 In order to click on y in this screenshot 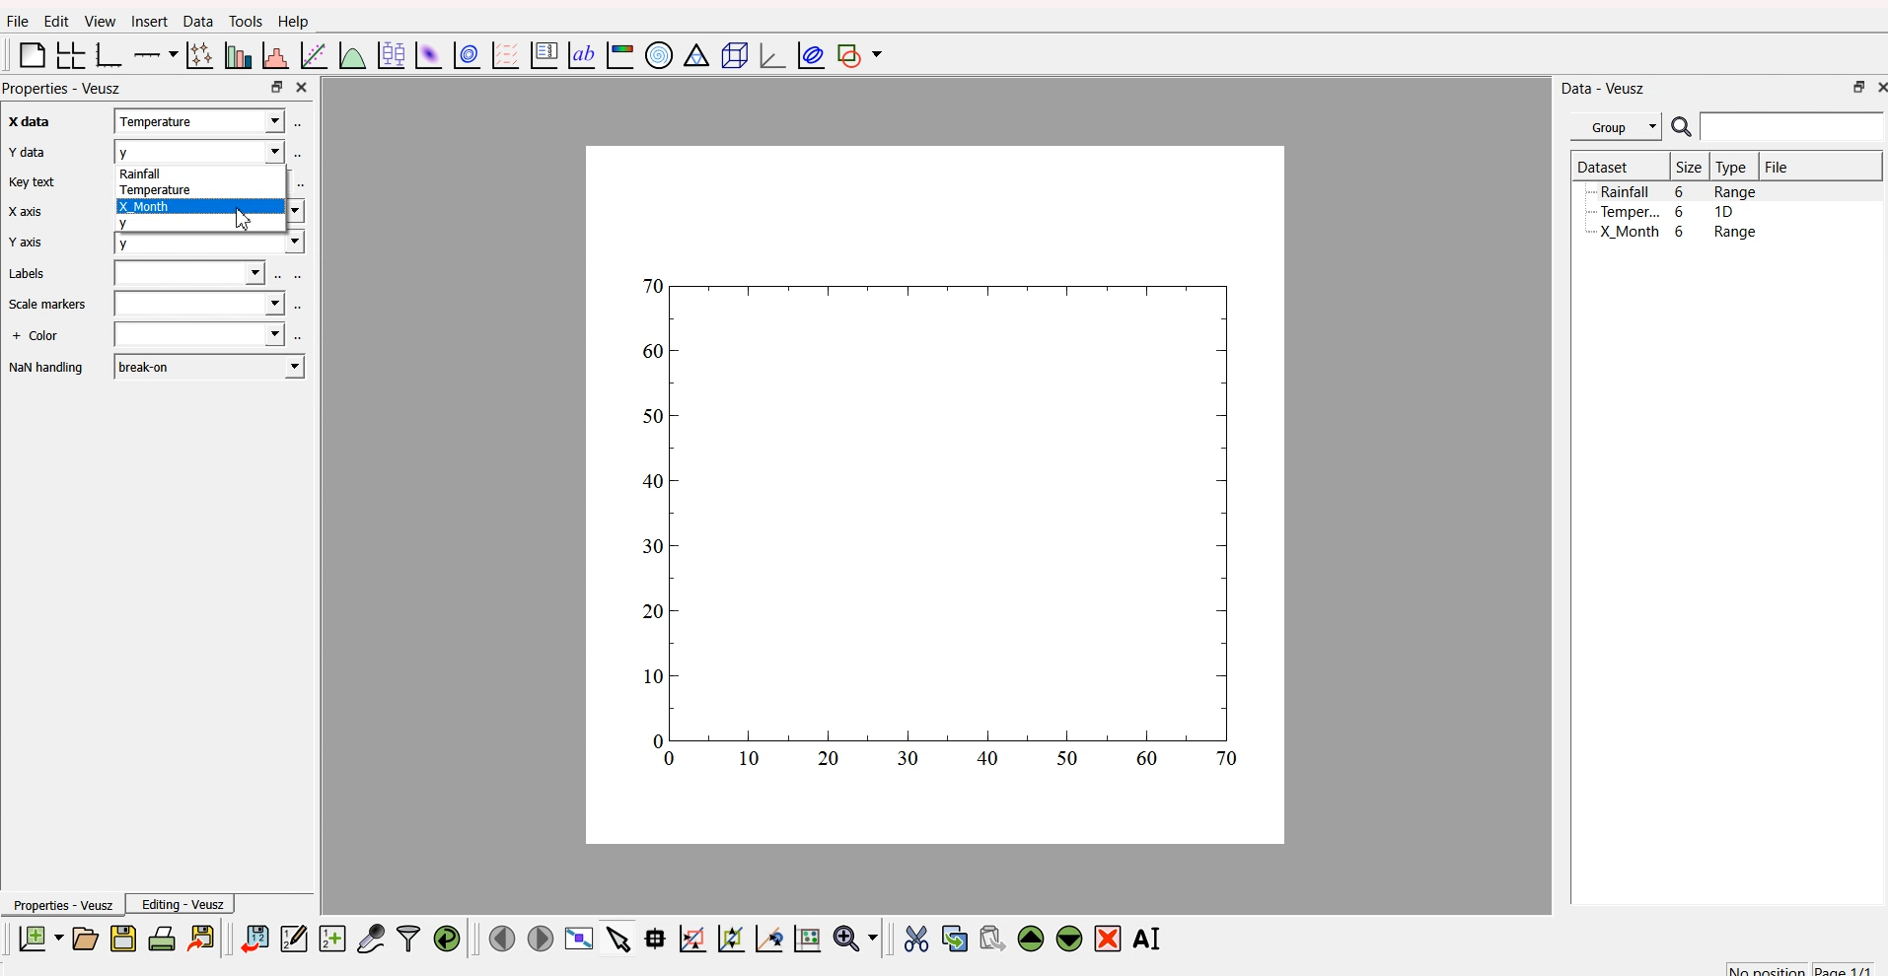, I will do `click(207, 150)`.